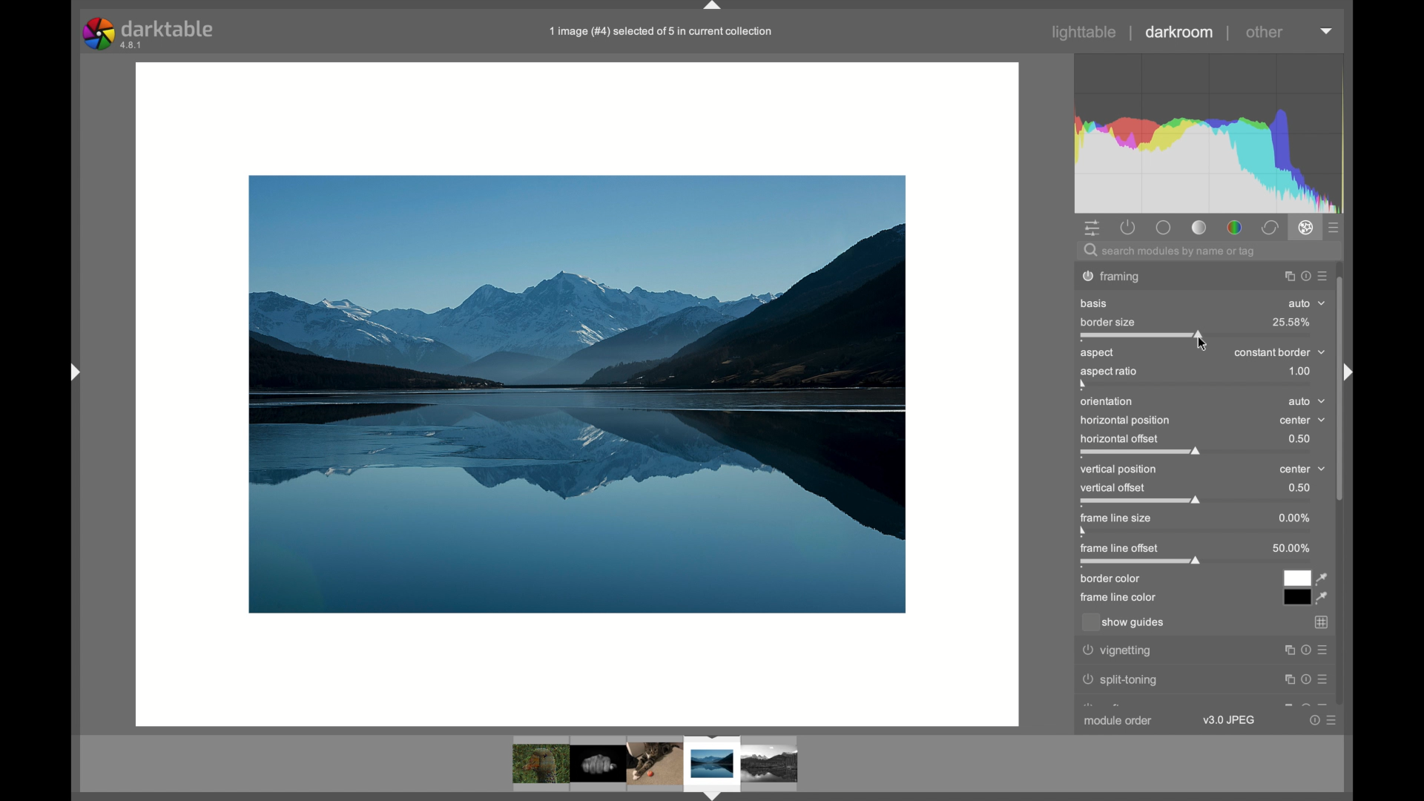 This screenshot has height=801, width=1424. Describe the element at coordinates (1124, 623) in the screenshot. I see `show guides` at that location.